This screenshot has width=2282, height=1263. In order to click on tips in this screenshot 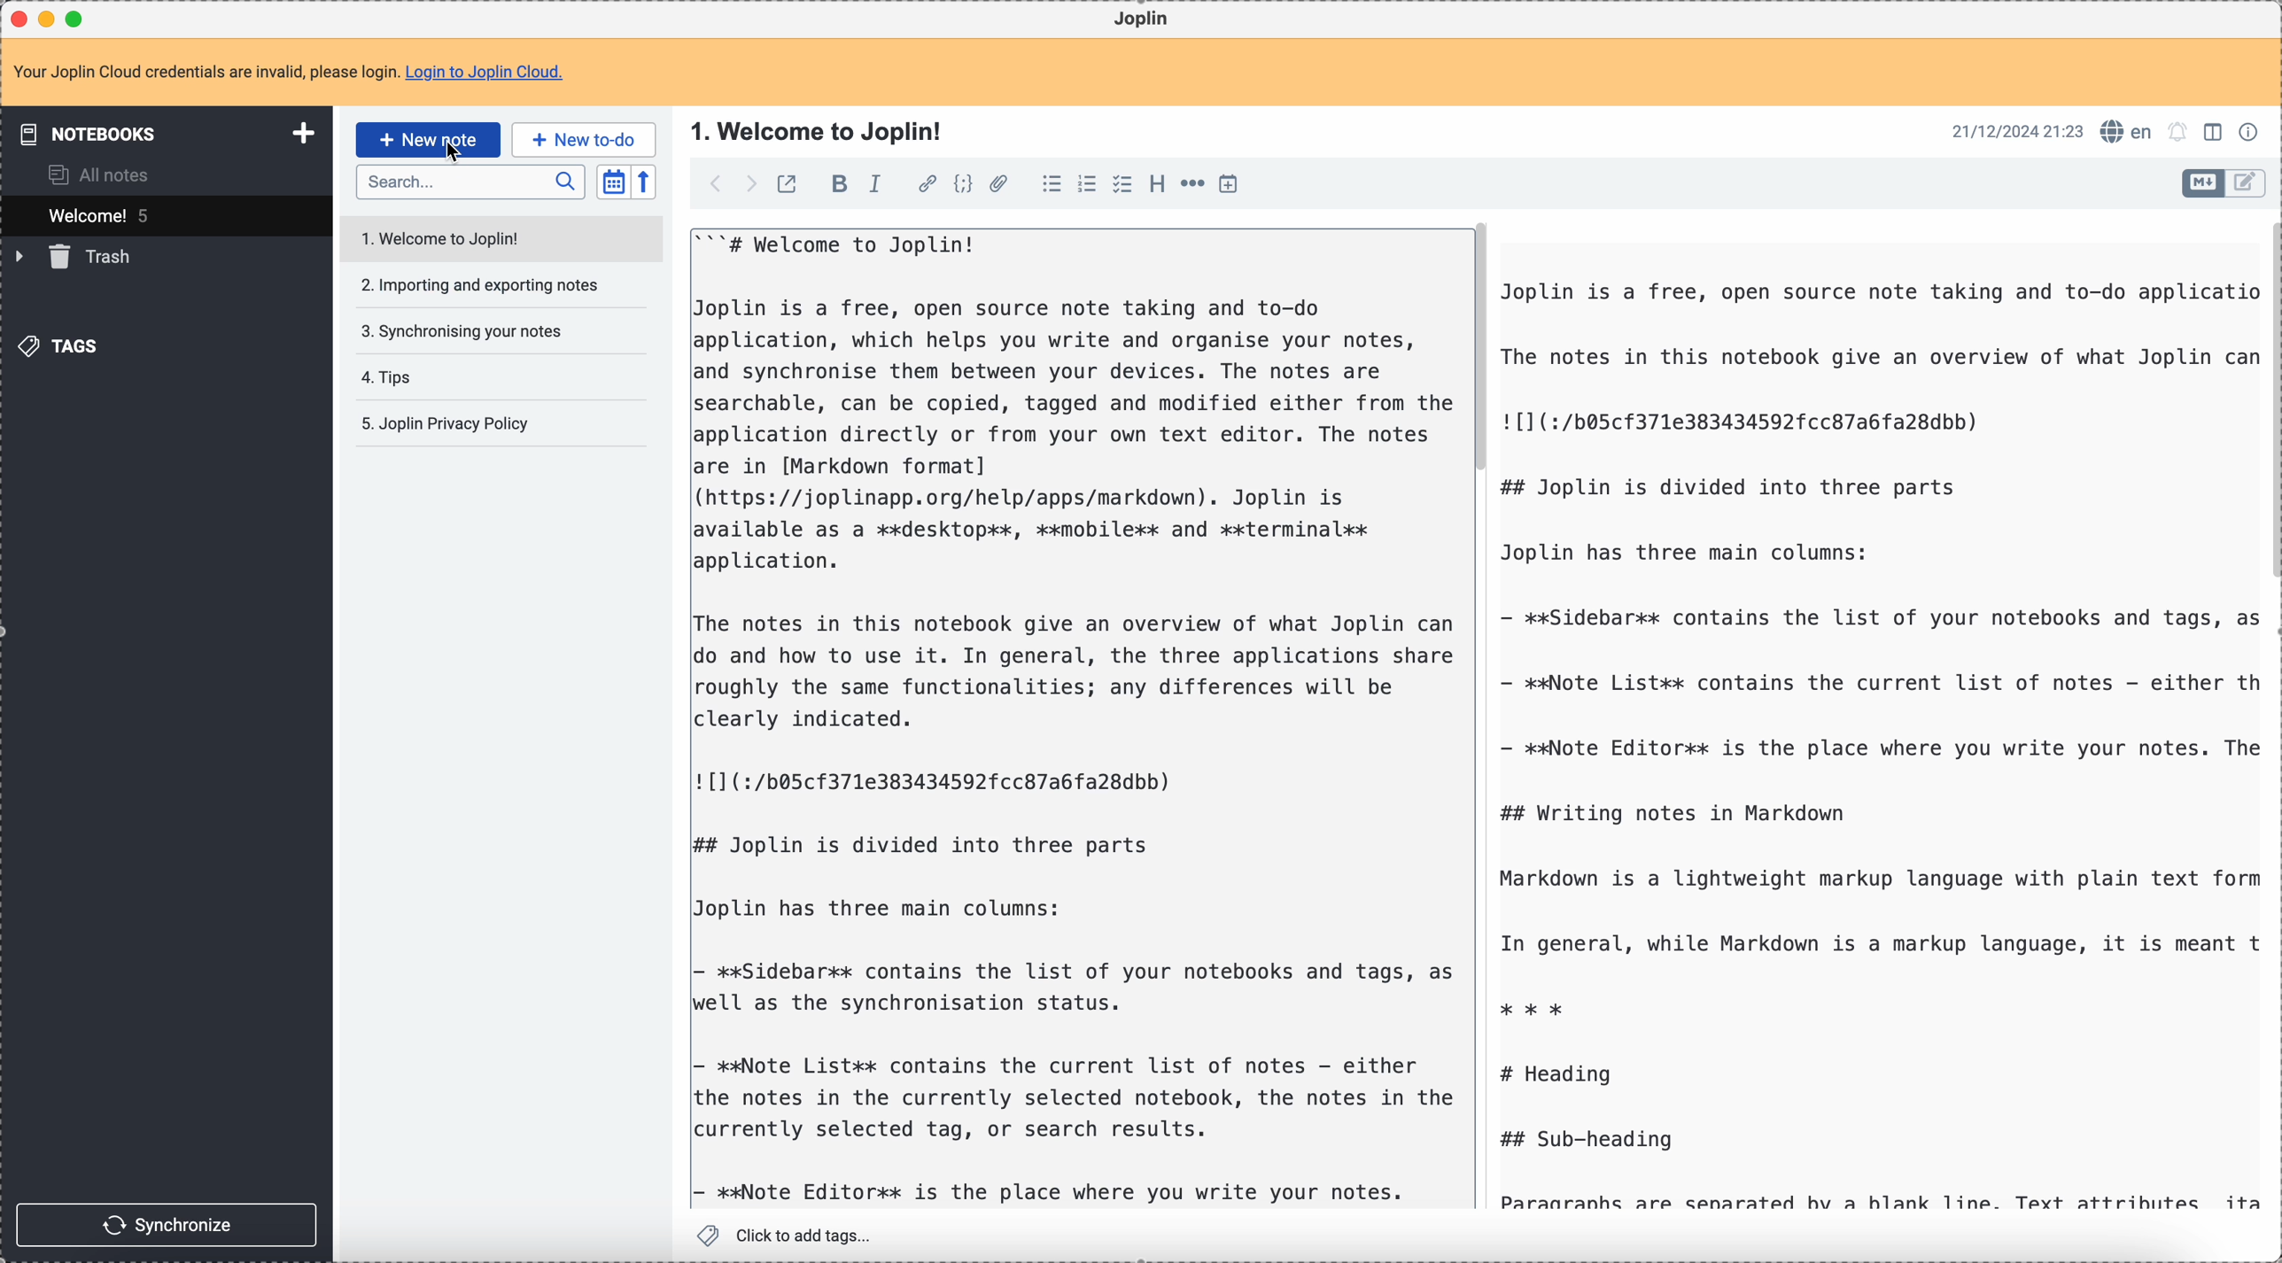, I will do `click(387, 376)`.